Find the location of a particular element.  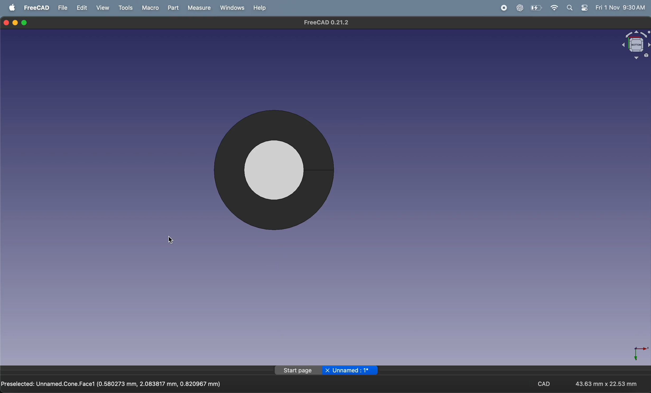

file is located at coordinates (63, 8).